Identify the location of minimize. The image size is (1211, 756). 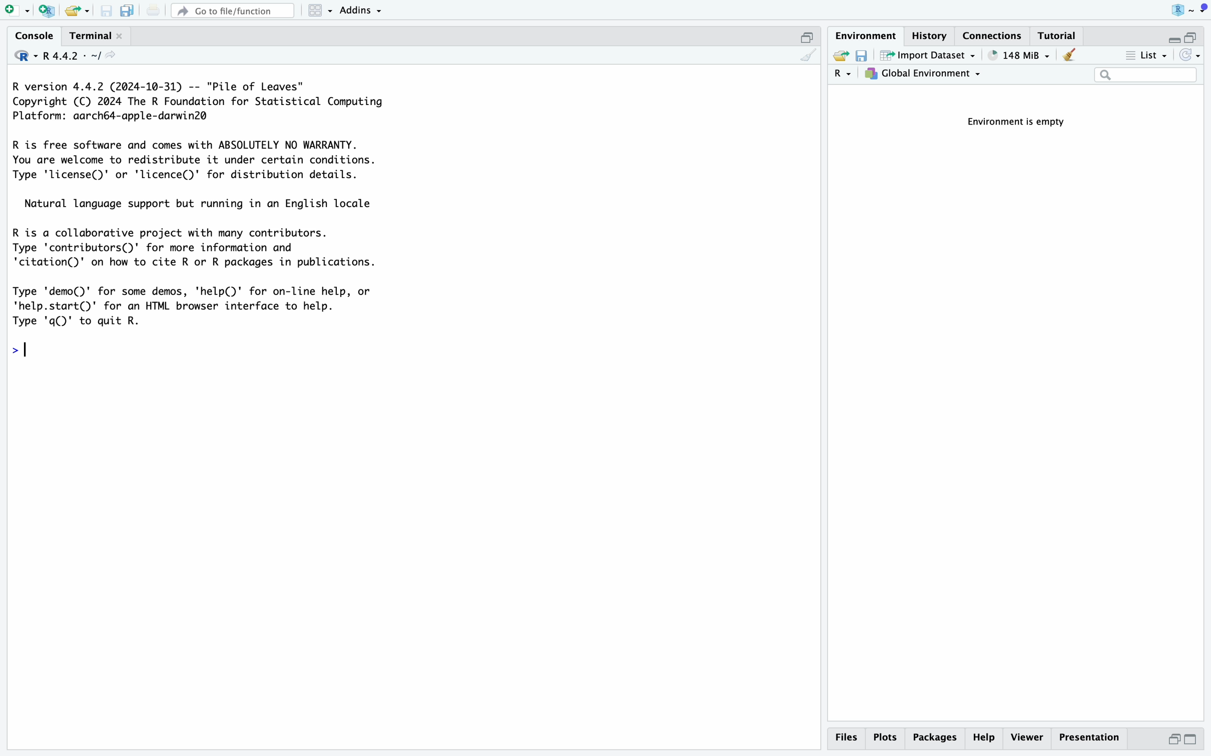
(1169, 35).